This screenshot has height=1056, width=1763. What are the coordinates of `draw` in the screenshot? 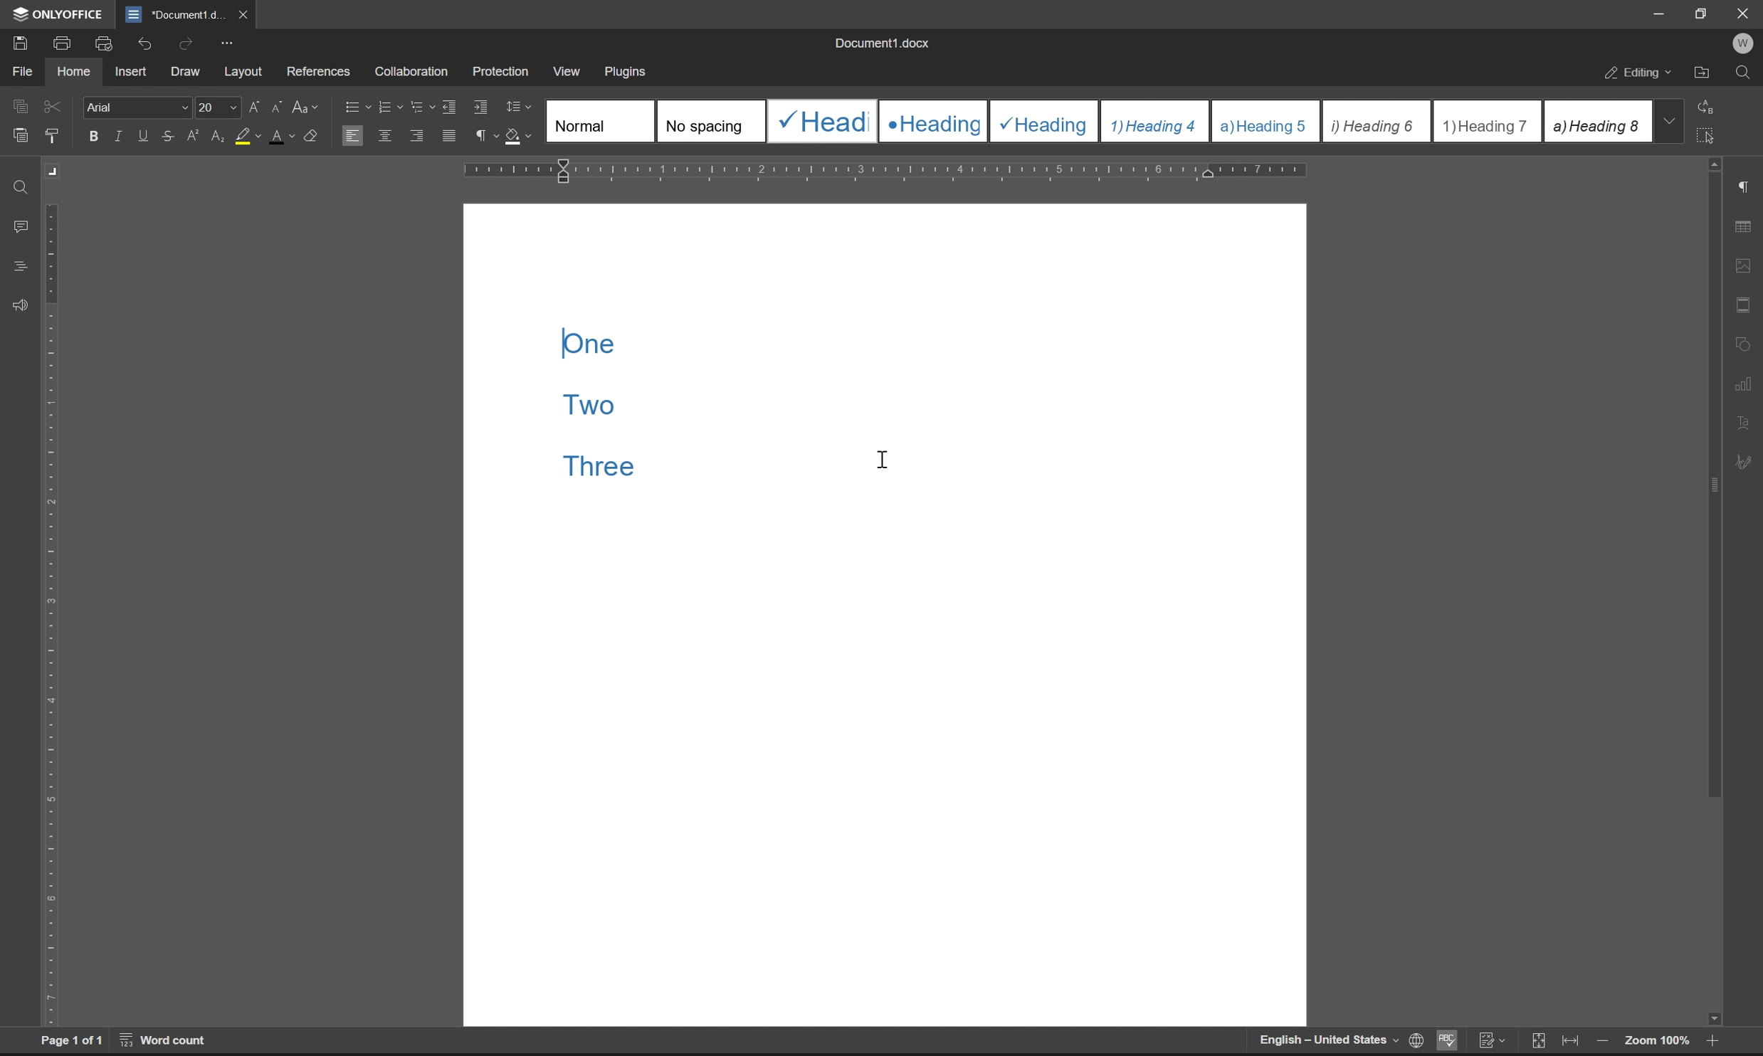 It's located at (189, 73).